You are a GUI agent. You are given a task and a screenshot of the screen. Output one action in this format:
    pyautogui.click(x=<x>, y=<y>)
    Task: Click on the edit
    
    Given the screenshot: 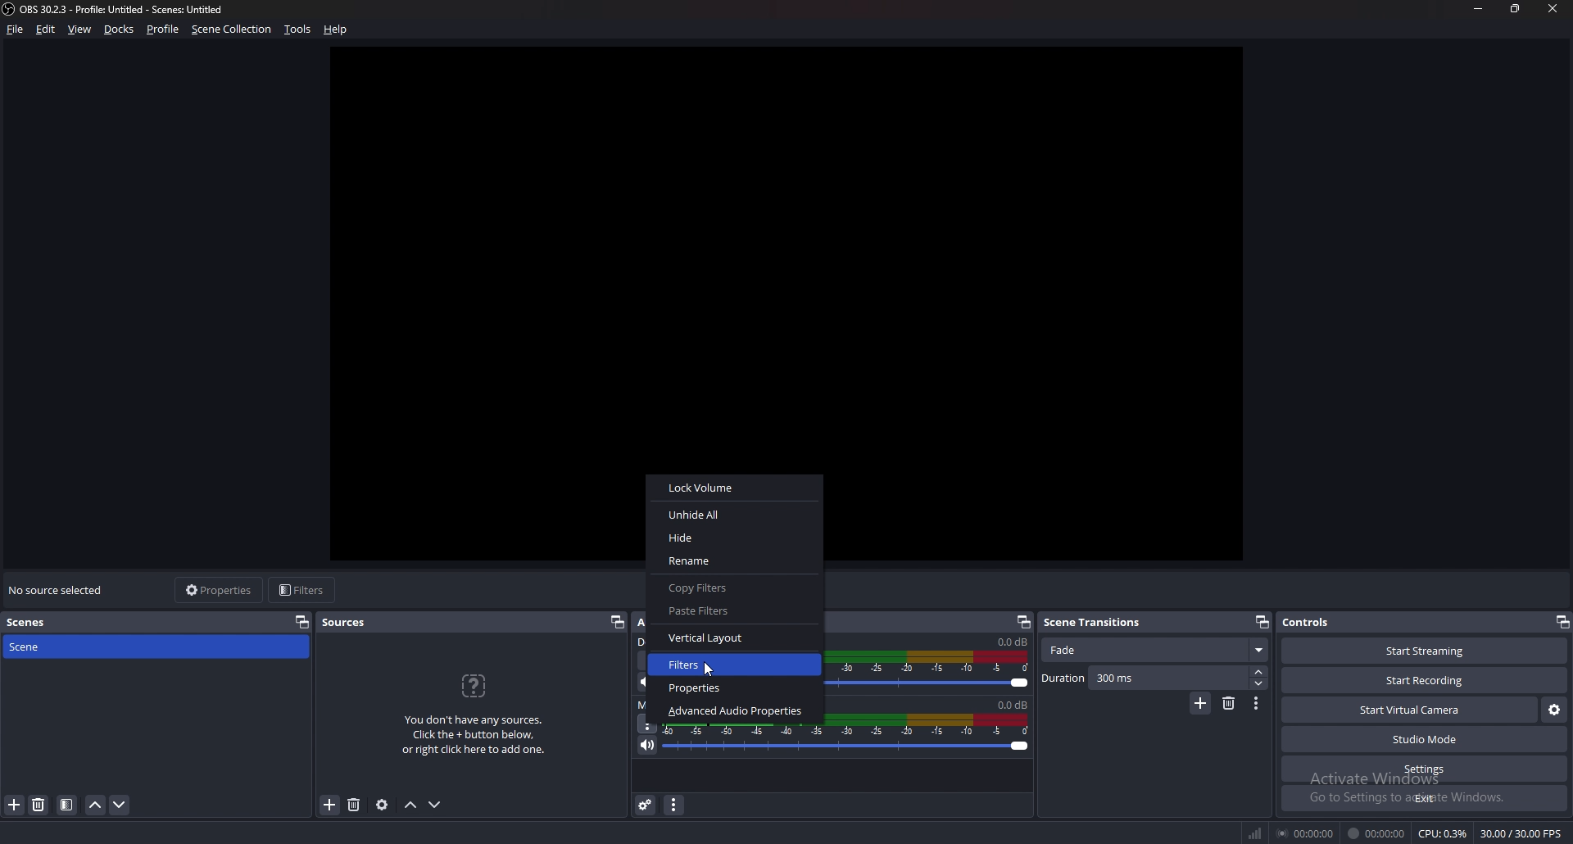 What is the action you would take?
    pyautogui.click(x=46, y=29)
    